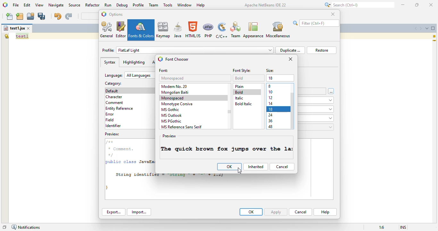  I want to click on maximize window, so click(433, 28).